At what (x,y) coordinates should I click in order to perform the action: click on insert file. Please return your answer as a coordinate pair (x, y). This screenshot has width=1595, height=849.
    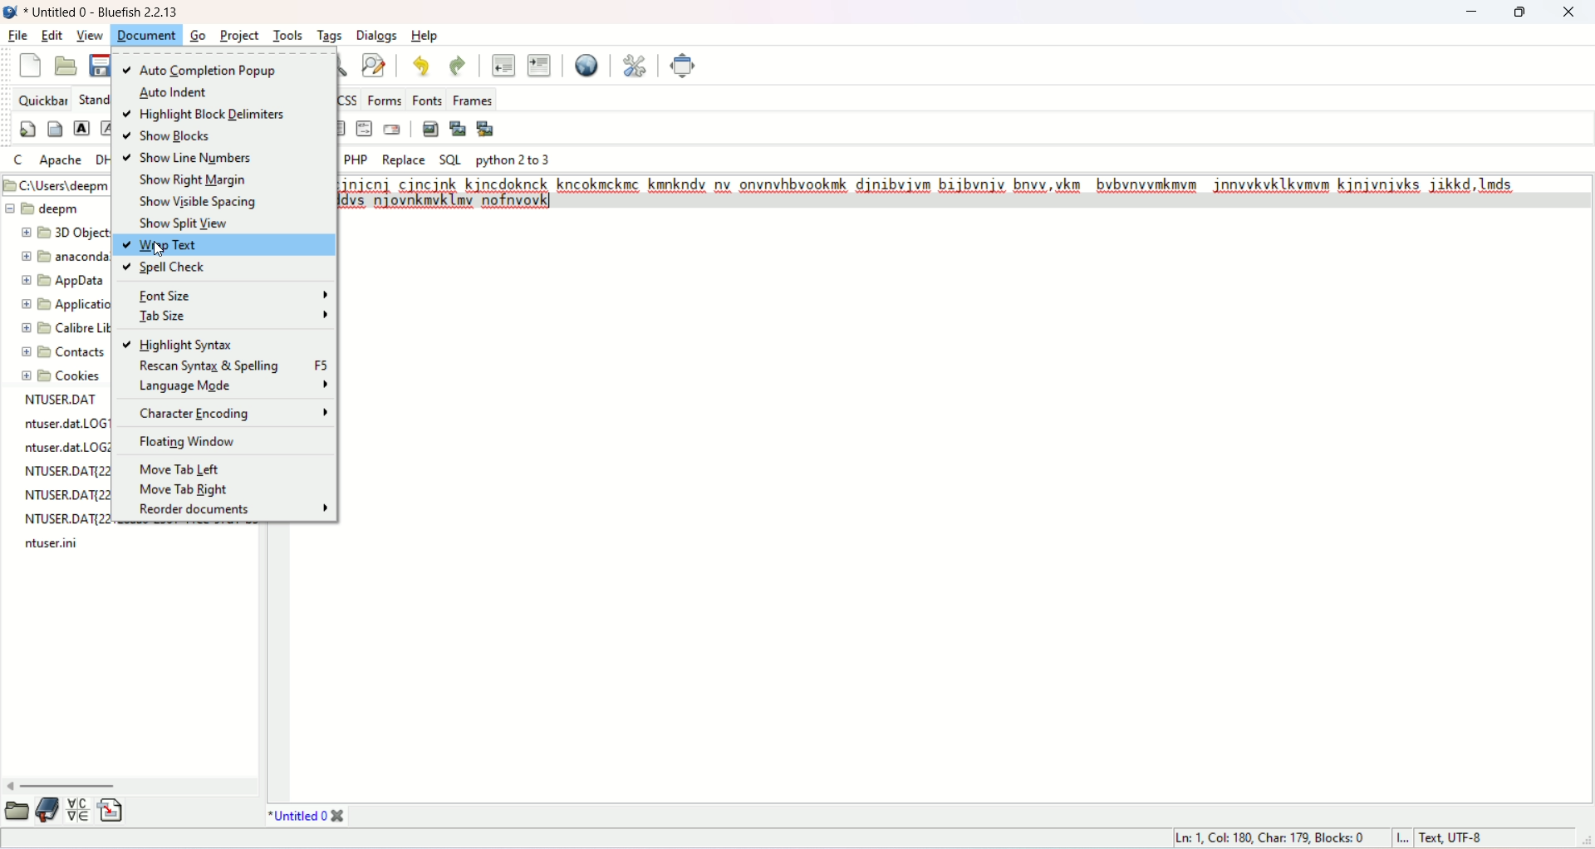
    Looking at the image, I should click on (115, 811).